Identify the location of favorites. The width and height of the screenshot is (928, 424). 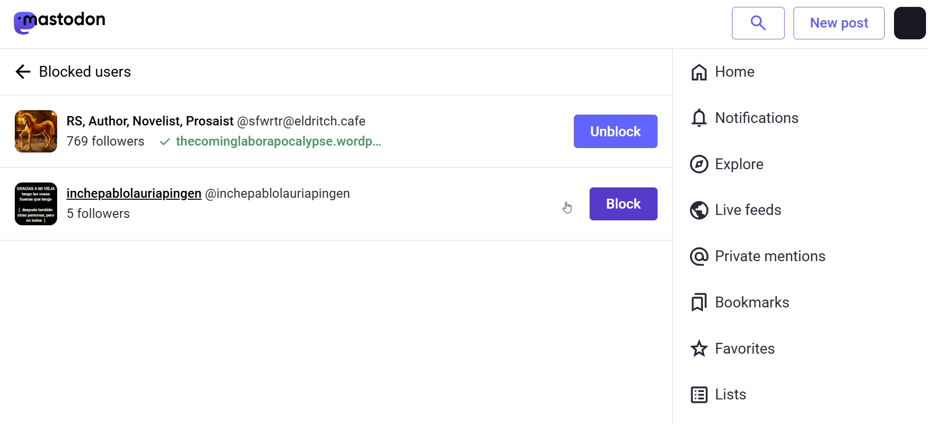
(736, 349).